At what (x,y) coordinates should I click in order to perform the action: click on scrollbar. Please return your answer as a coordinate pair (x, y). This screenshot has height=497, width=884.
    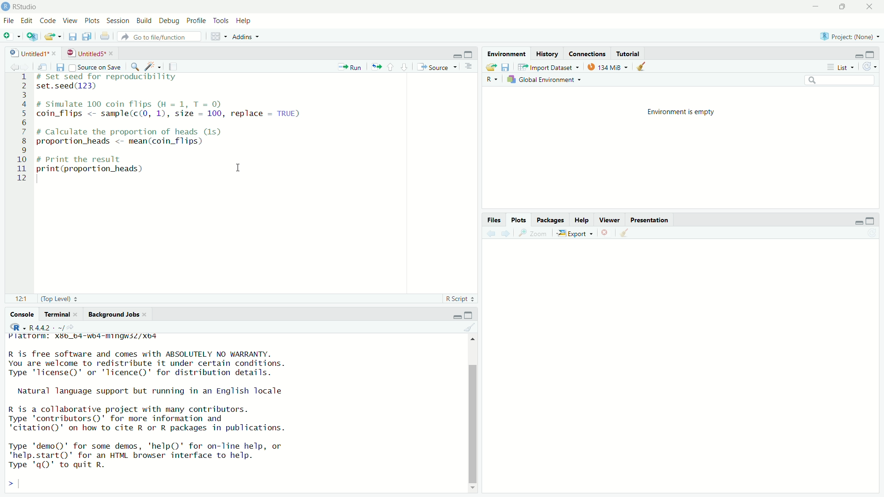
    Looking at the image, I should click on (472, 414).